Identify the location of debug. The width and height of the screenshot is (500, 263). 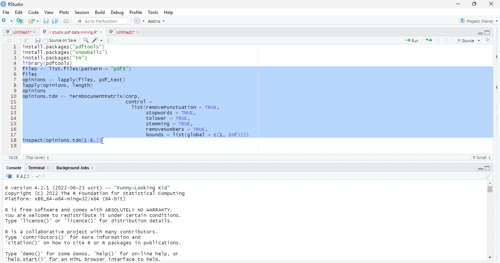
(116, 12).